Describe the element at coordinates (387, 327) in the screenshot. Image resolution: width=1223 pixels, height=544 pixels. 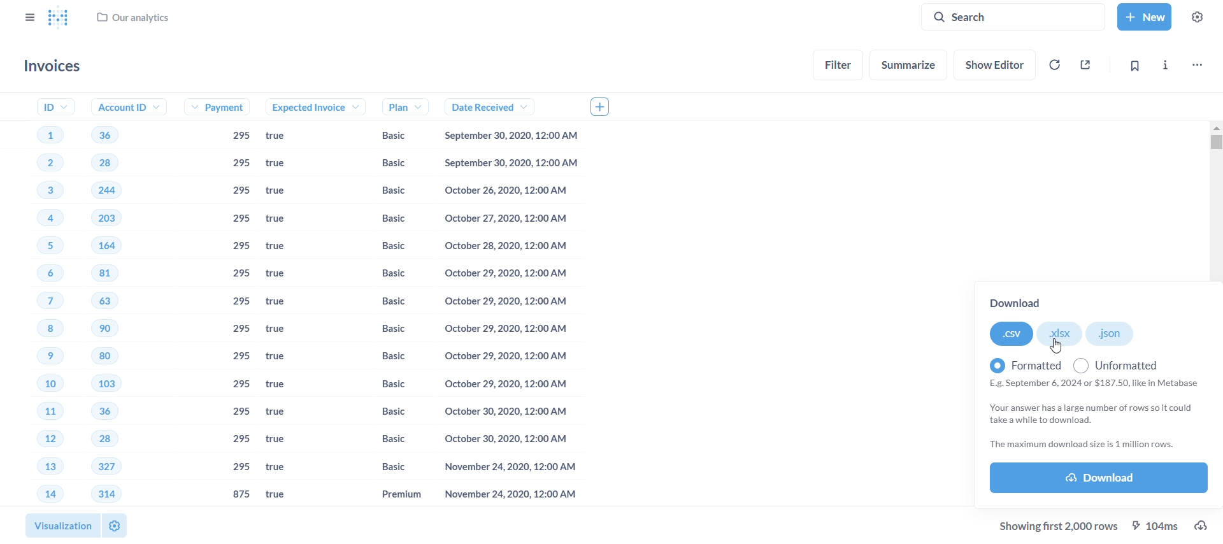
I see `Basic` at that location.